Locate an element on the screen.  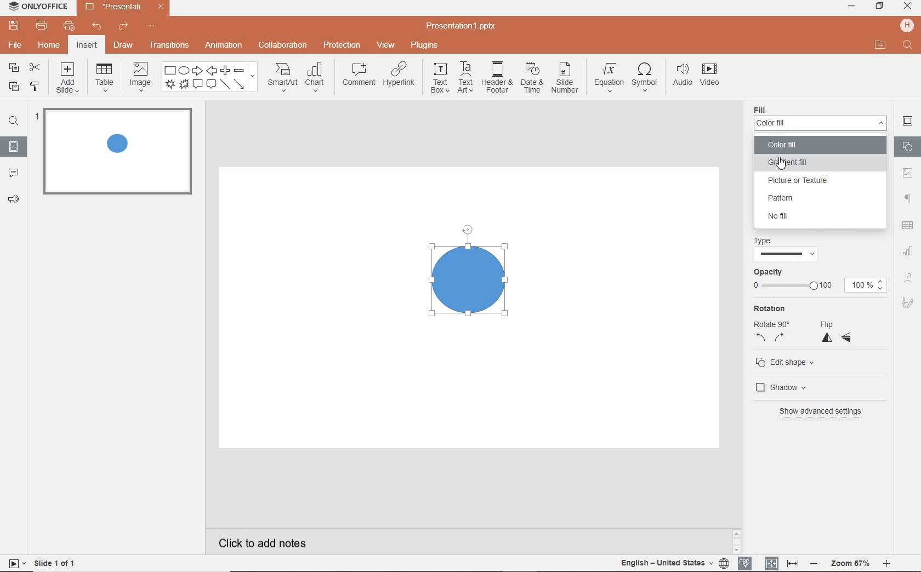
comment is located at coordinates (12, 173).